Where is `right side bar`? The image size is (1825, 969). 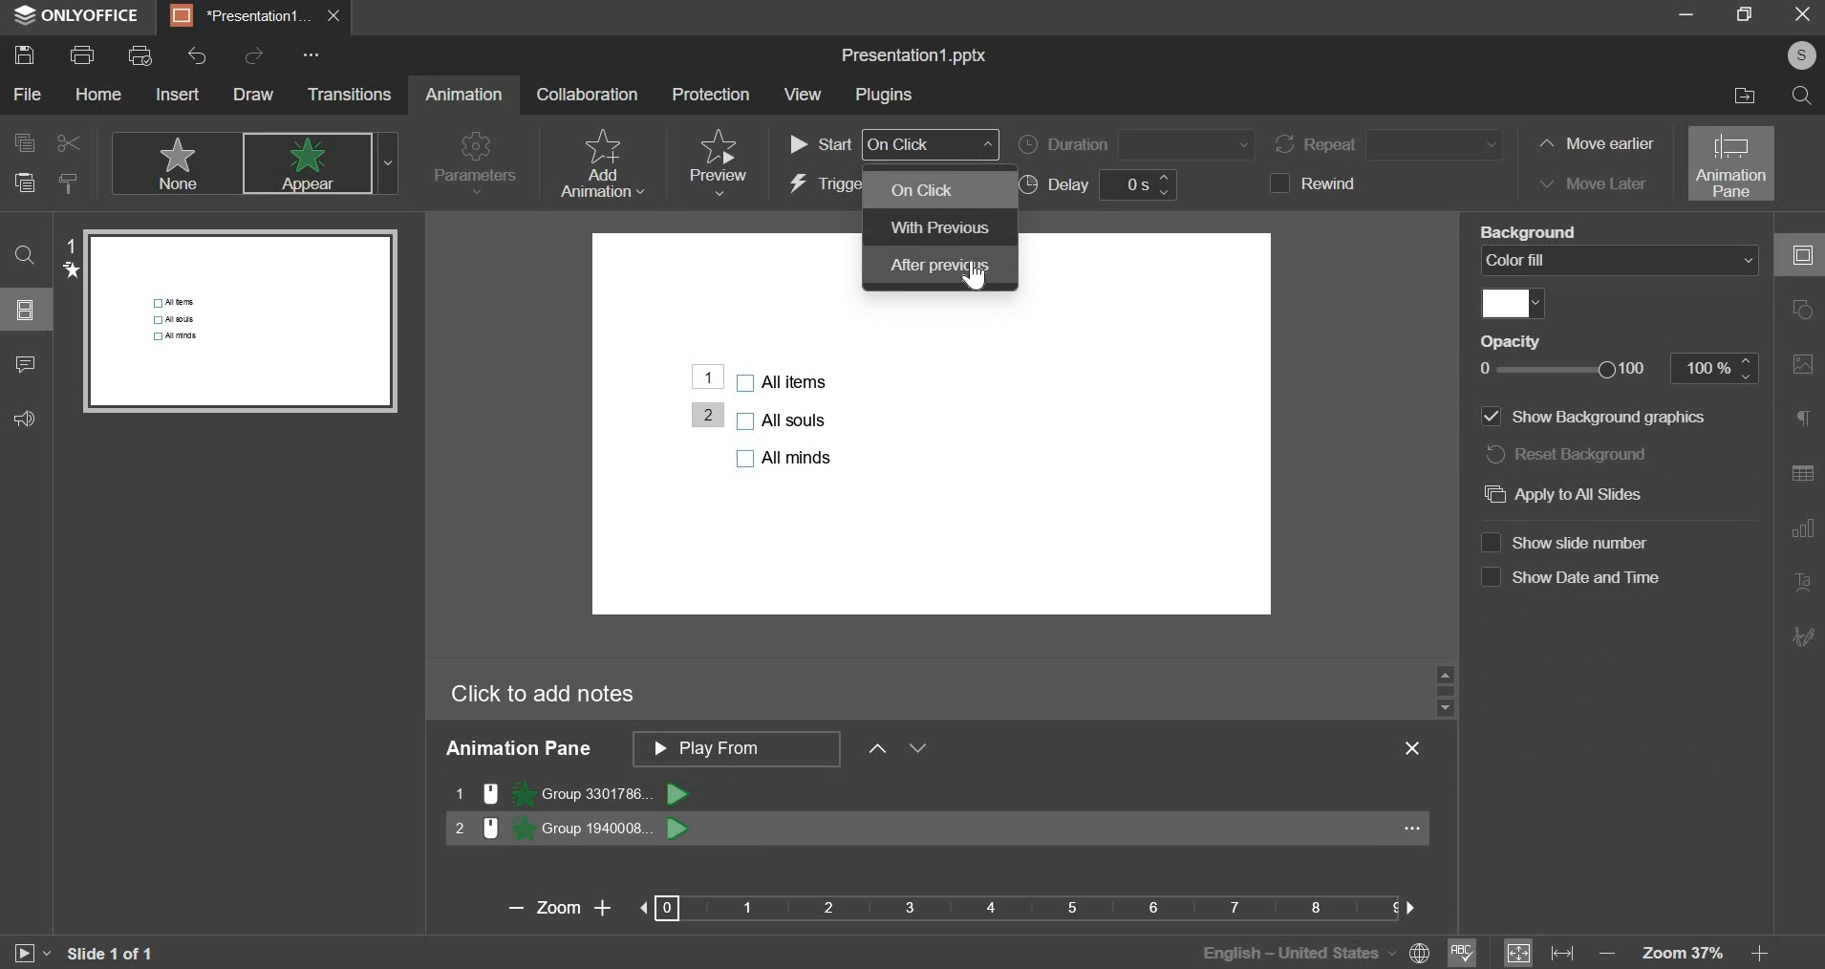 right side bar is located at coordinates (1802, 446).